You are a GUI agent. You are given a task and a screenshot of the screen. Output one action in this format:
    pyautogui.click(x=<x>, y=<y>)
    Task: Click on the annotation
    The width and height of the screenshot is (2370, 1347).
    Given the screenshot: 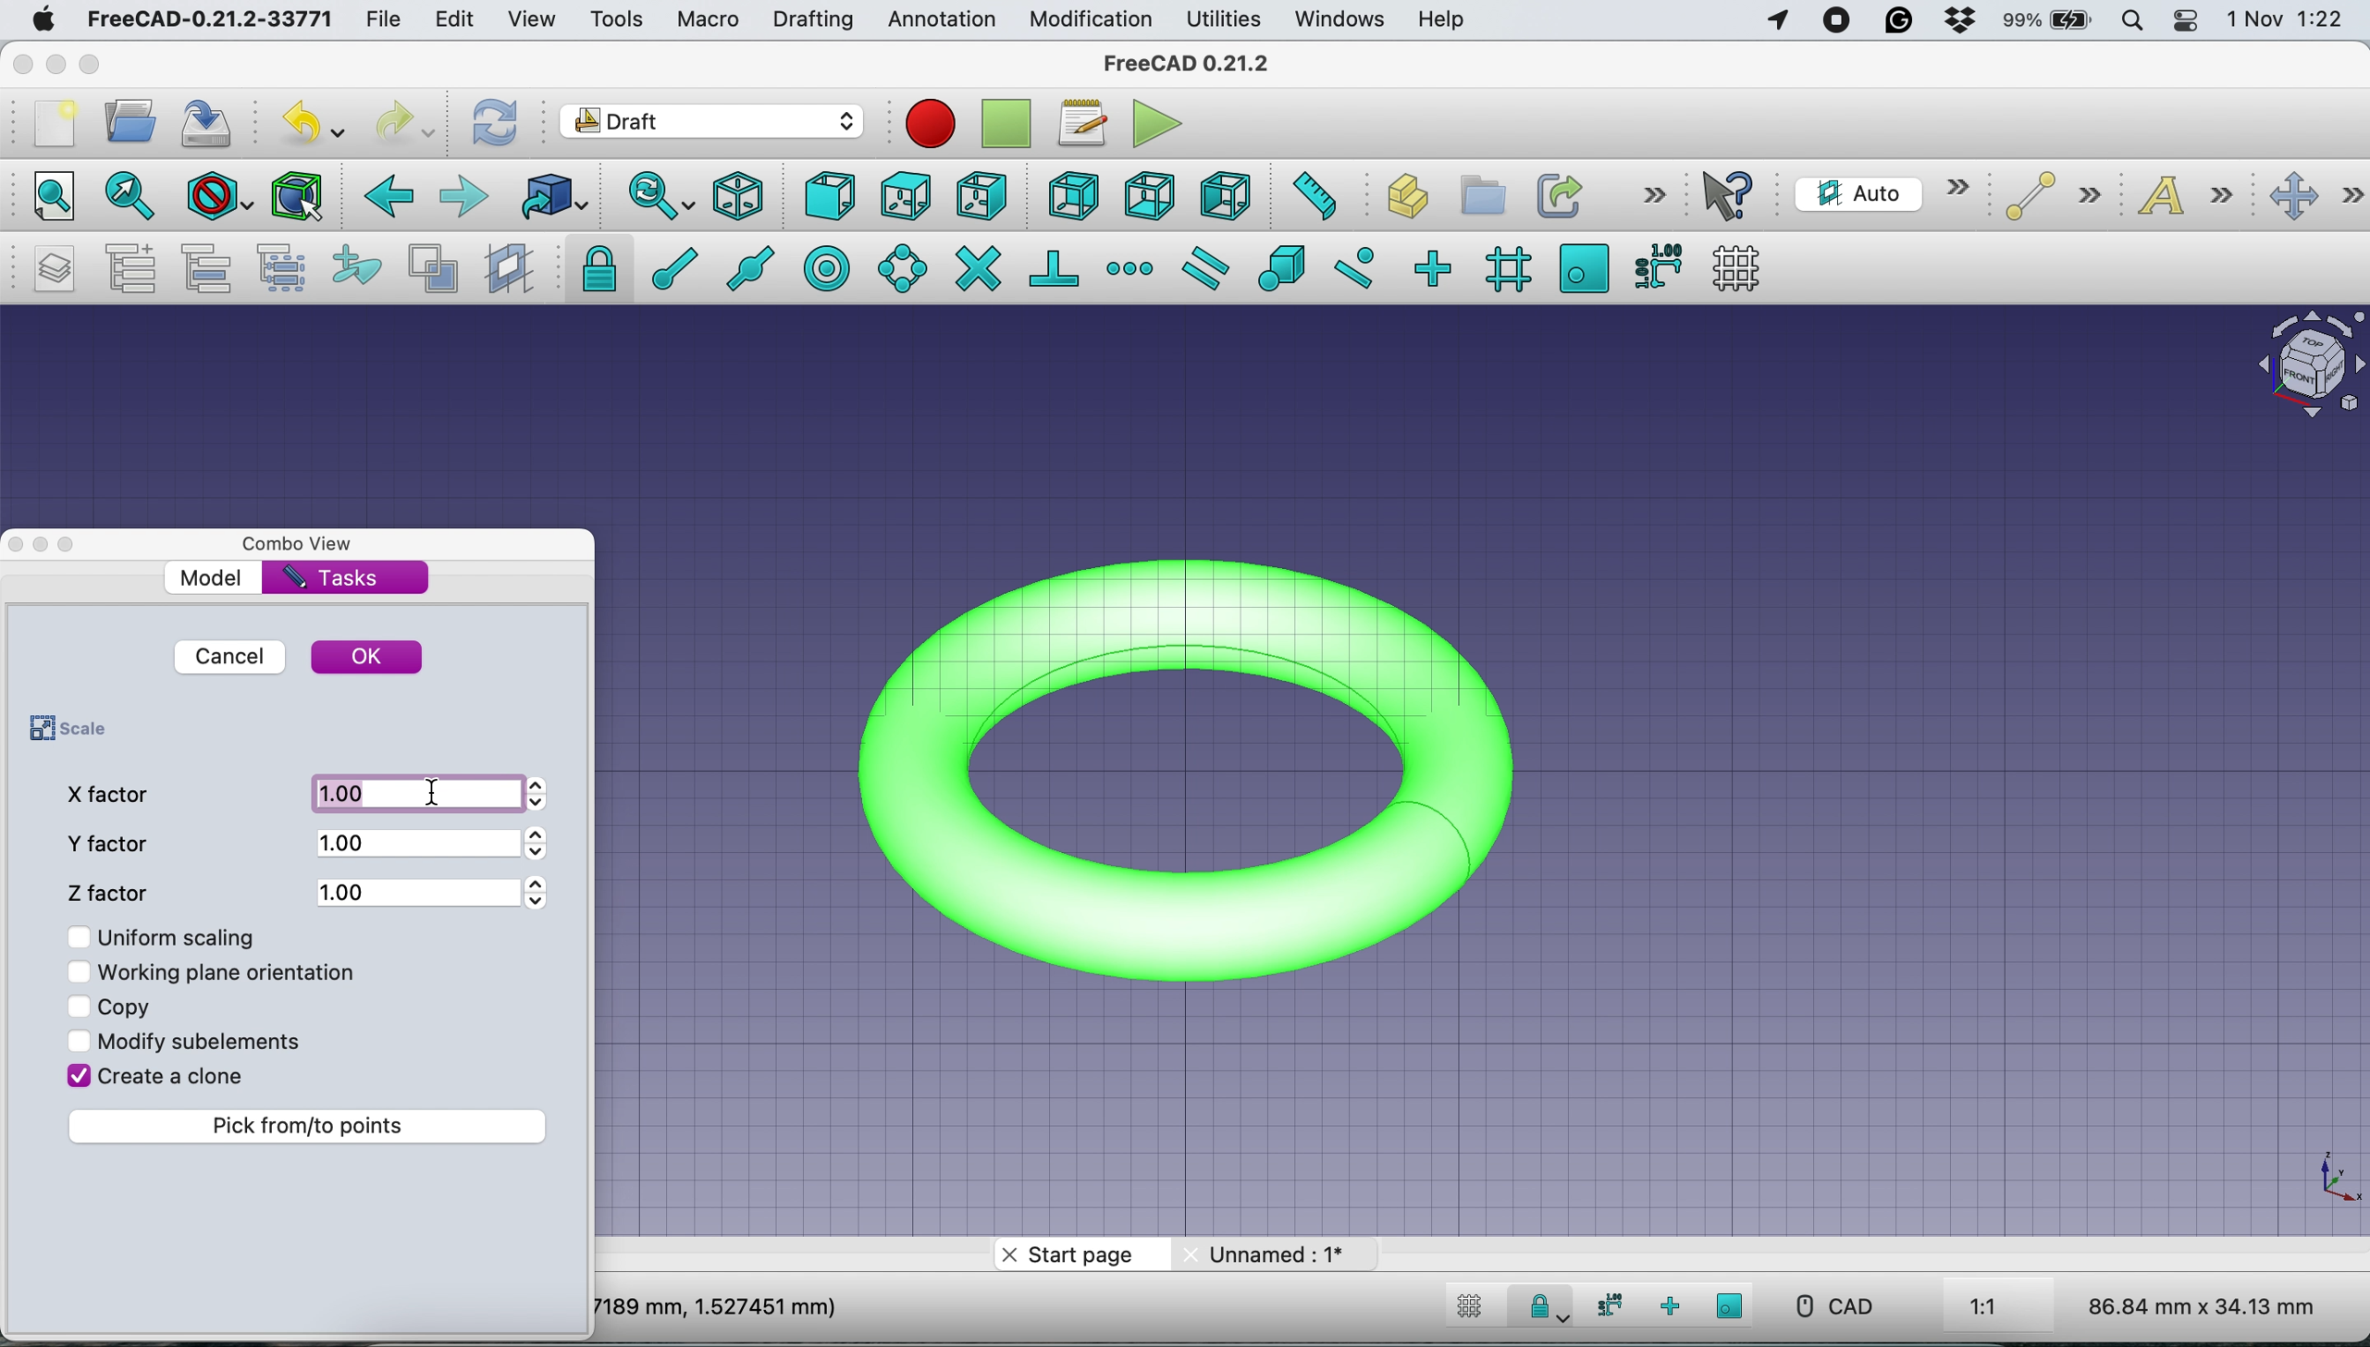 What is the action you would take?
    pyautogui.click(x=941, y=20)
    